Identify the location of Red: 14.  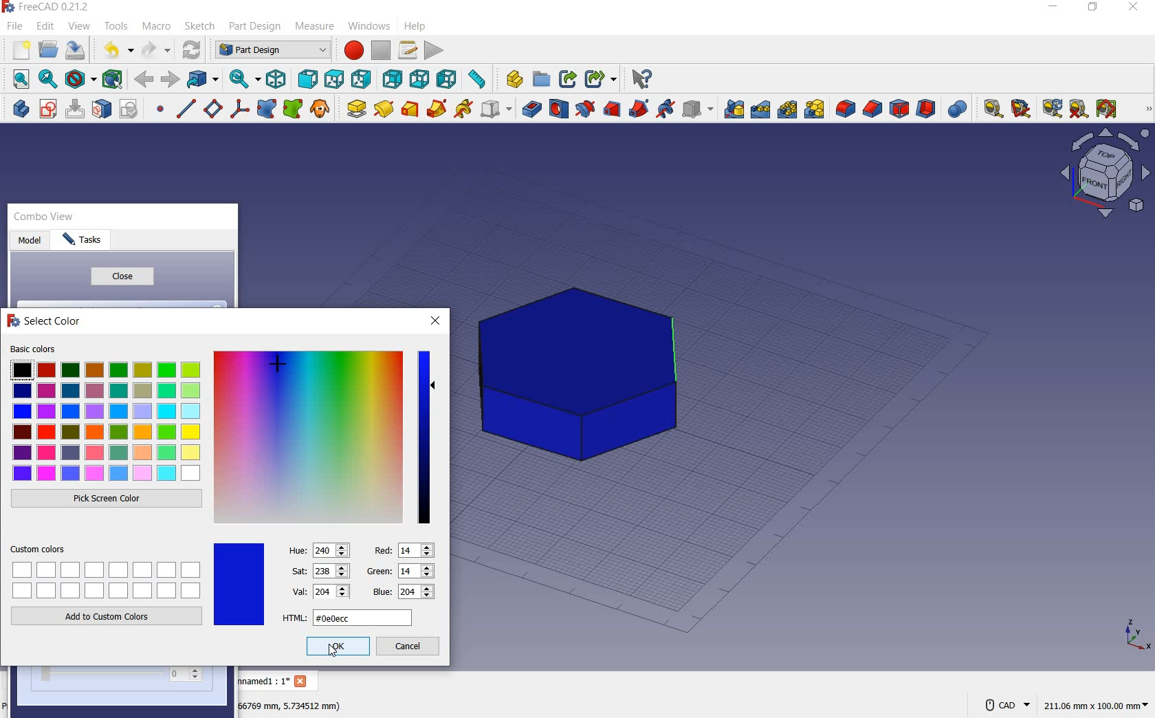
(403, 550).